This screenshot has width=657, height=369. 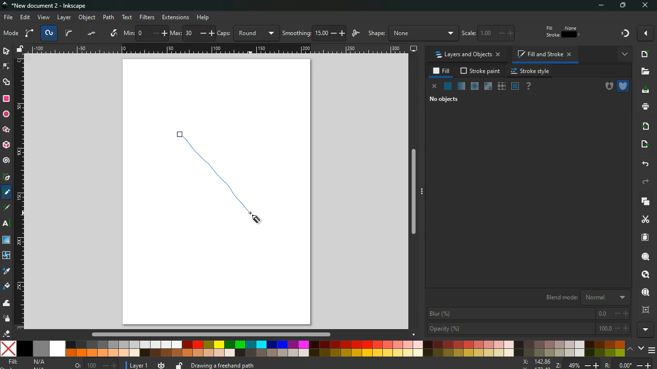 I want to click on print, so click(x=643, y=106).